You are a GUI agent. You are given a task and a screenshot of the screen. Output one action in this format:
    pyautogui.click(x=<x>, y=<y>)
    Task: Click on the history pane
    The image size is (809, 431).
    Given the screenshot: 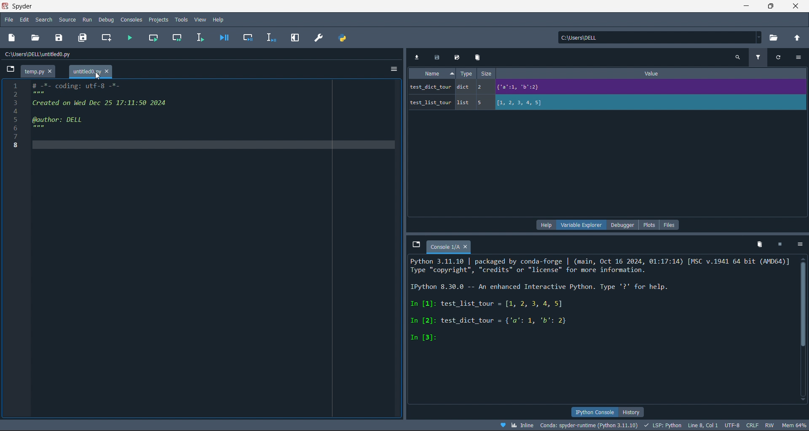 What is the action you would take?
    pyautogui.click(x=629, y=411)
    